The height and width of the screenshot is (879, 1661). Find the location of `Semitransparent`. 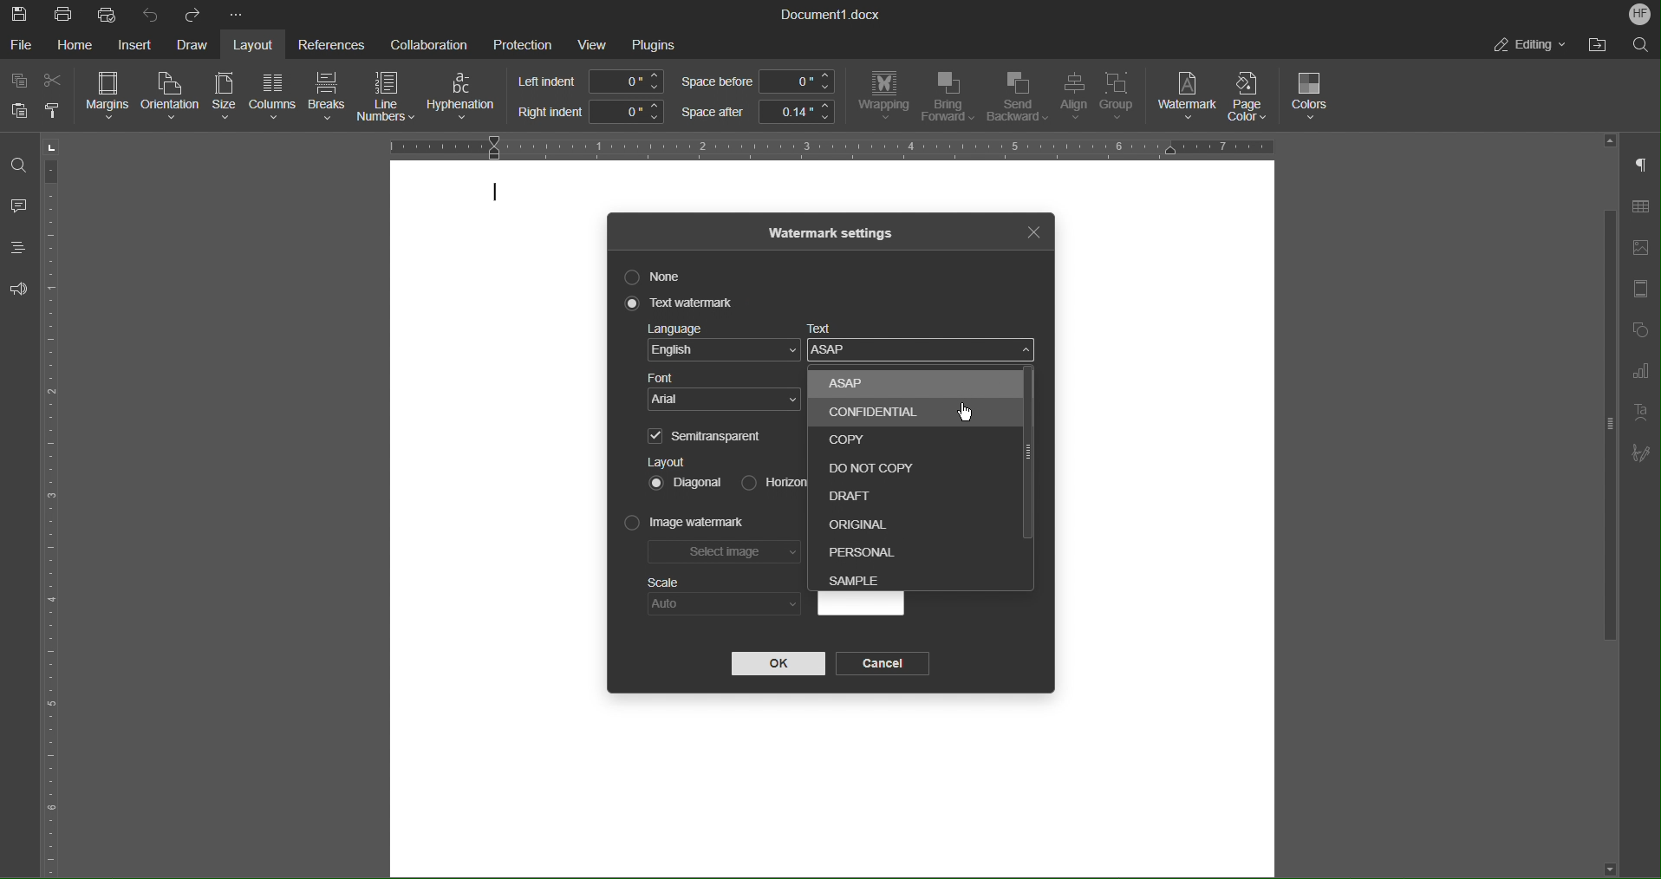

Semitransparent is located at coordinates (708, 435).